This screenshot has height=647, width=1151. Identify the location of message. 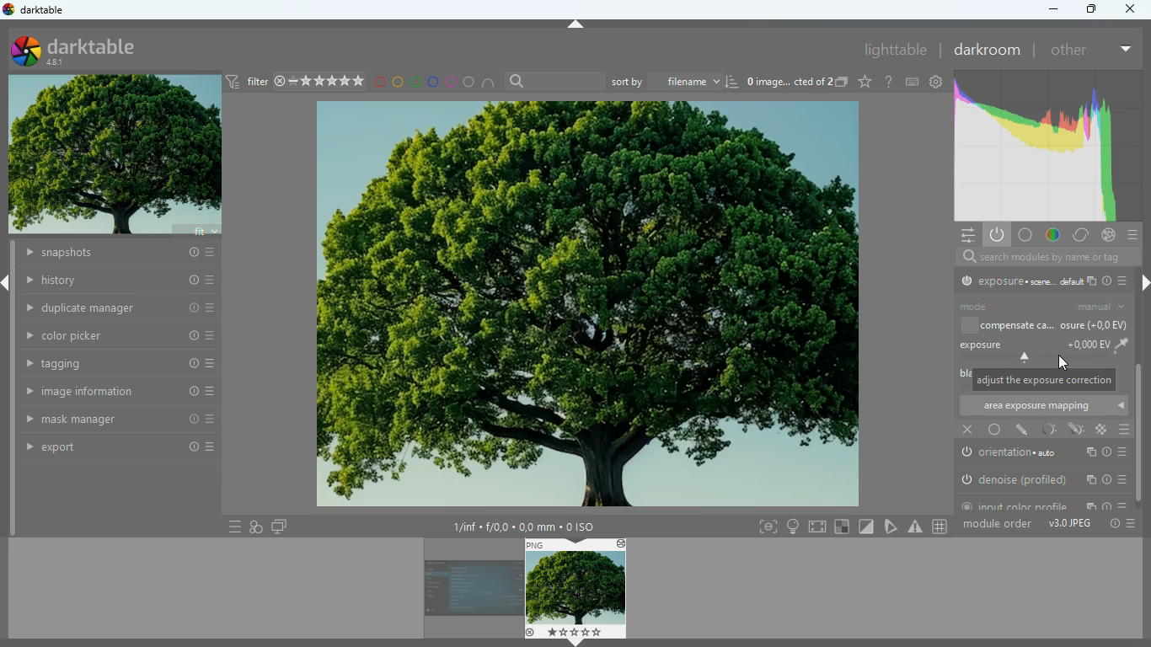
(1041, 380).